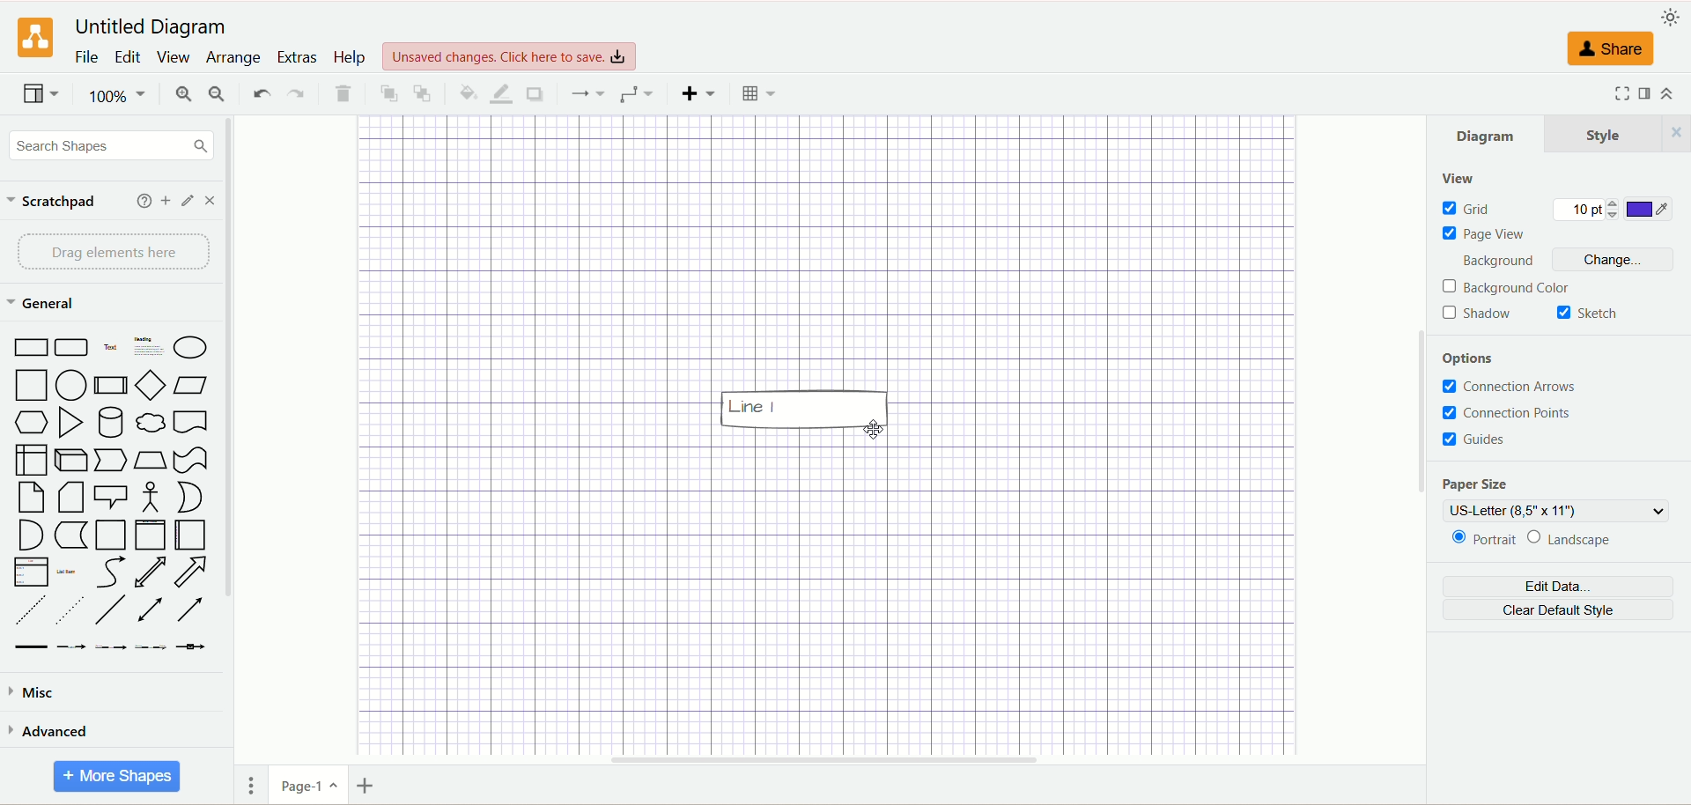  Describe the element at coordinates (1608, 48) in the screenshot. I see `share` at that location.